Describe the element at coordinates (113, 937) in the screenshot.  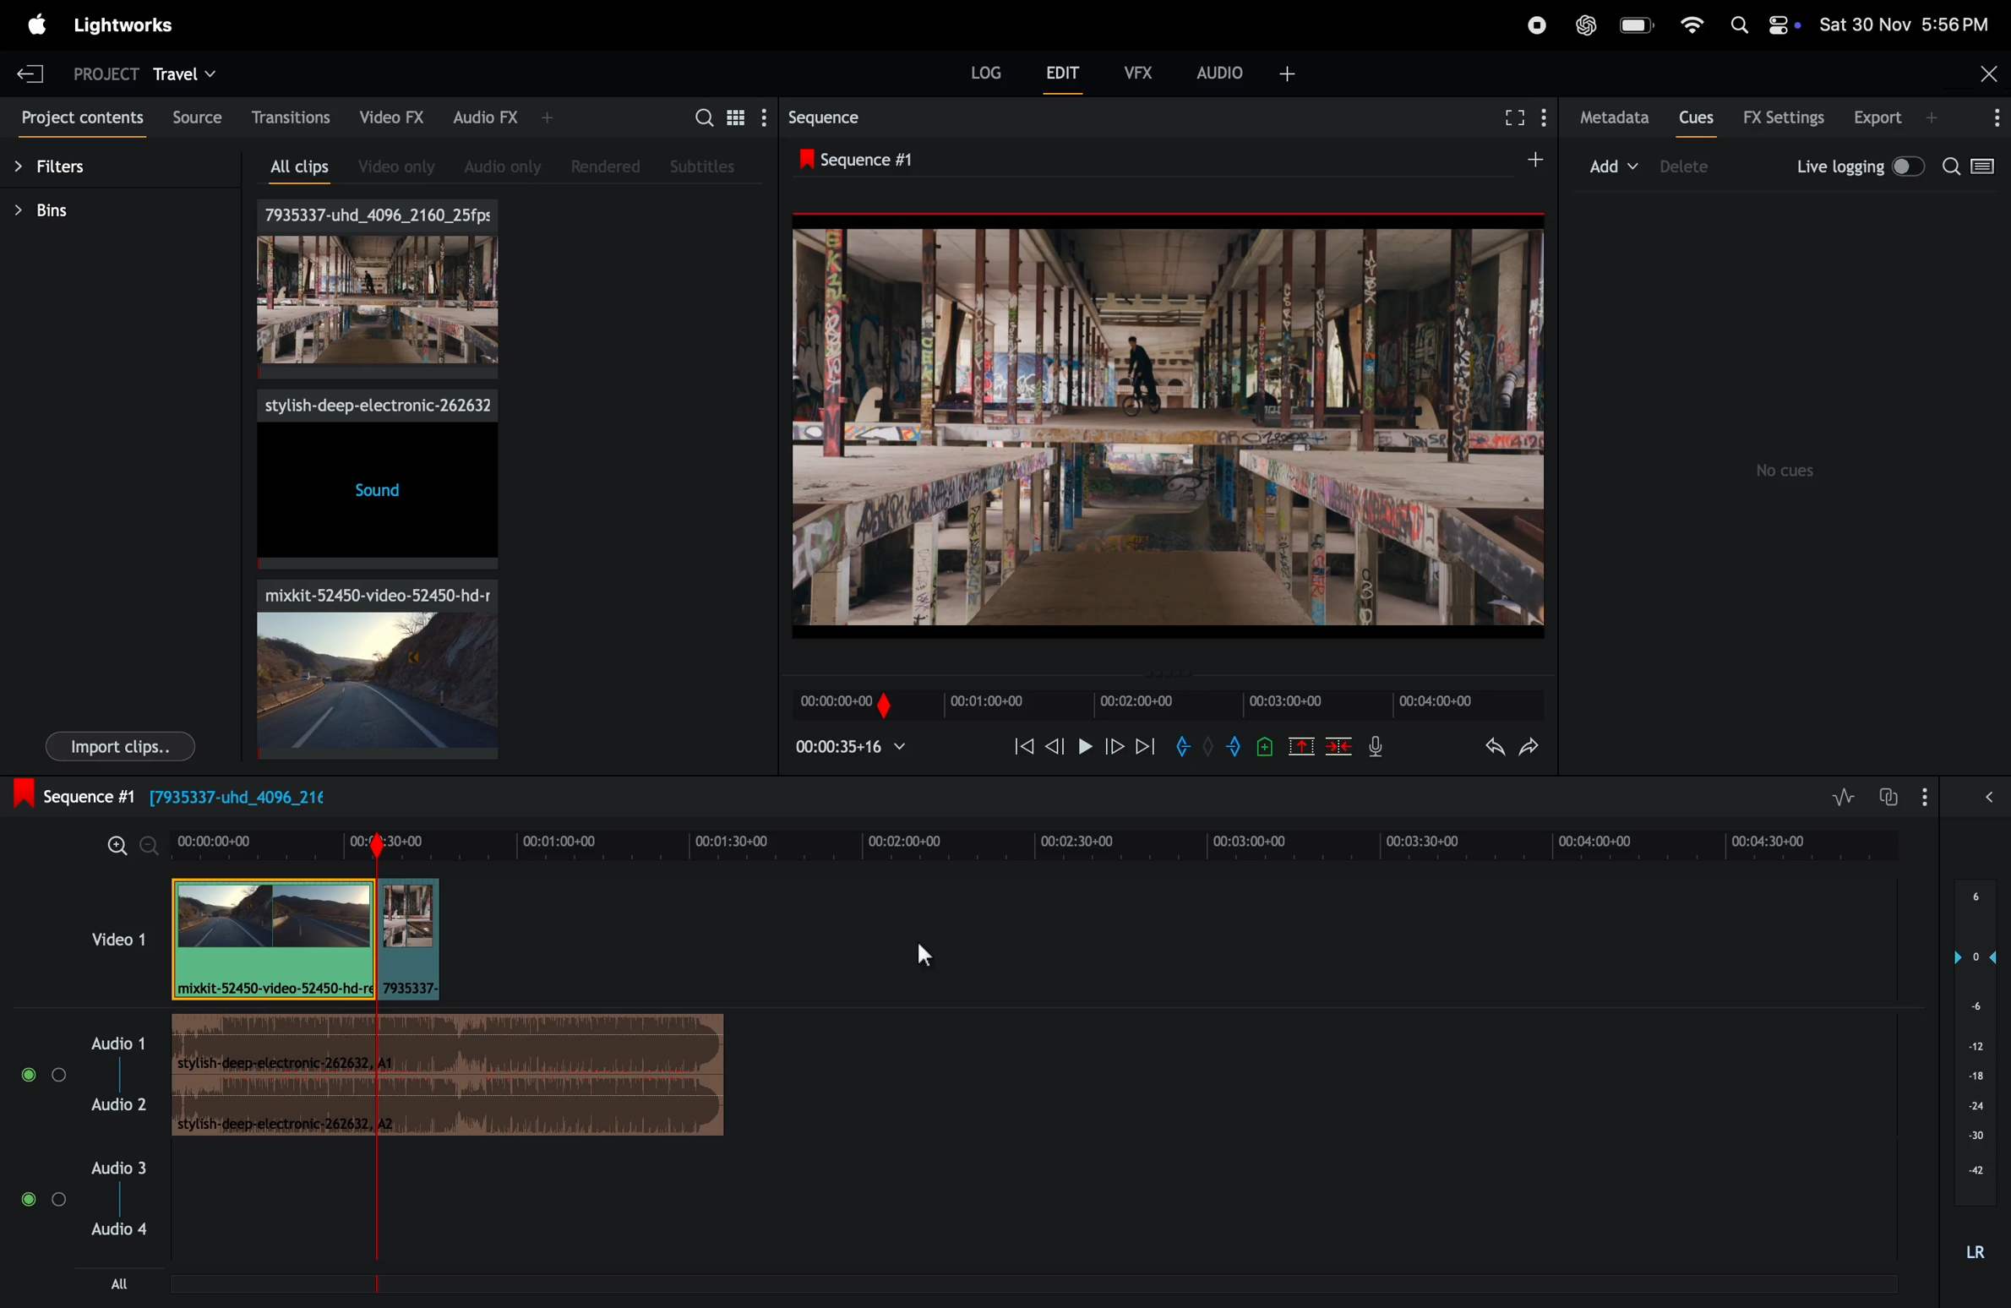
I see `video 1` at that location.